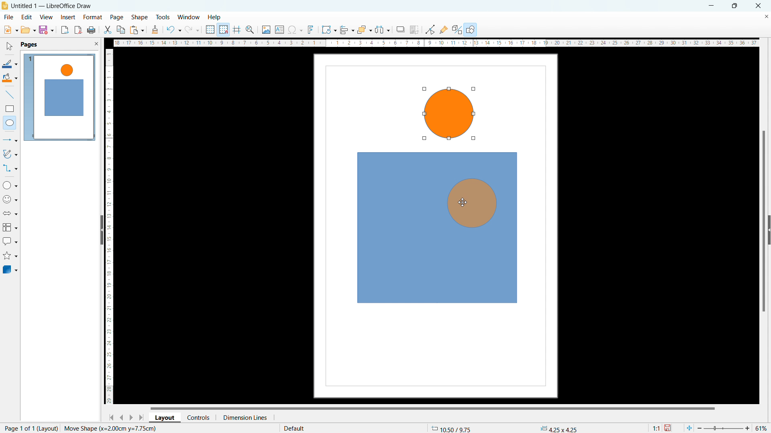 Image resolution: width=771 pixels, height=433 pixels. I want to click on insert fontwork text, so click(311, 29).